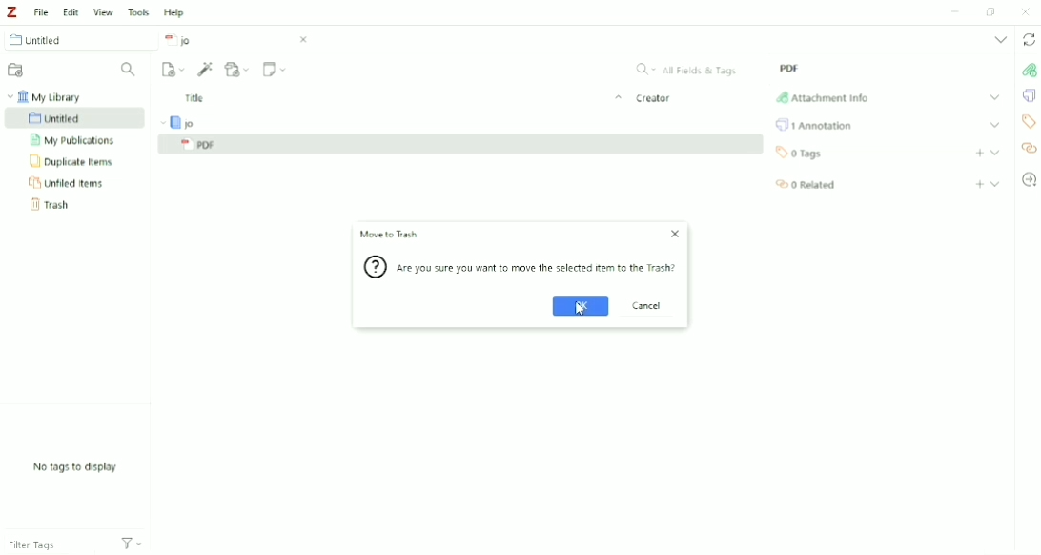 This screenshot has height=555, width=1041. Describe the element at coordinates (684, 229) in the screenshot. I see `Close` at that location.